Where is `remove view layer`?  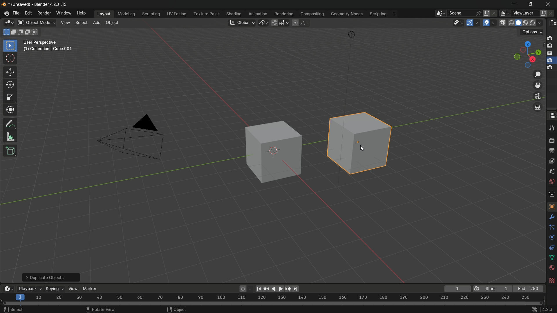
remove view layer is located at coordinates (553, 13).